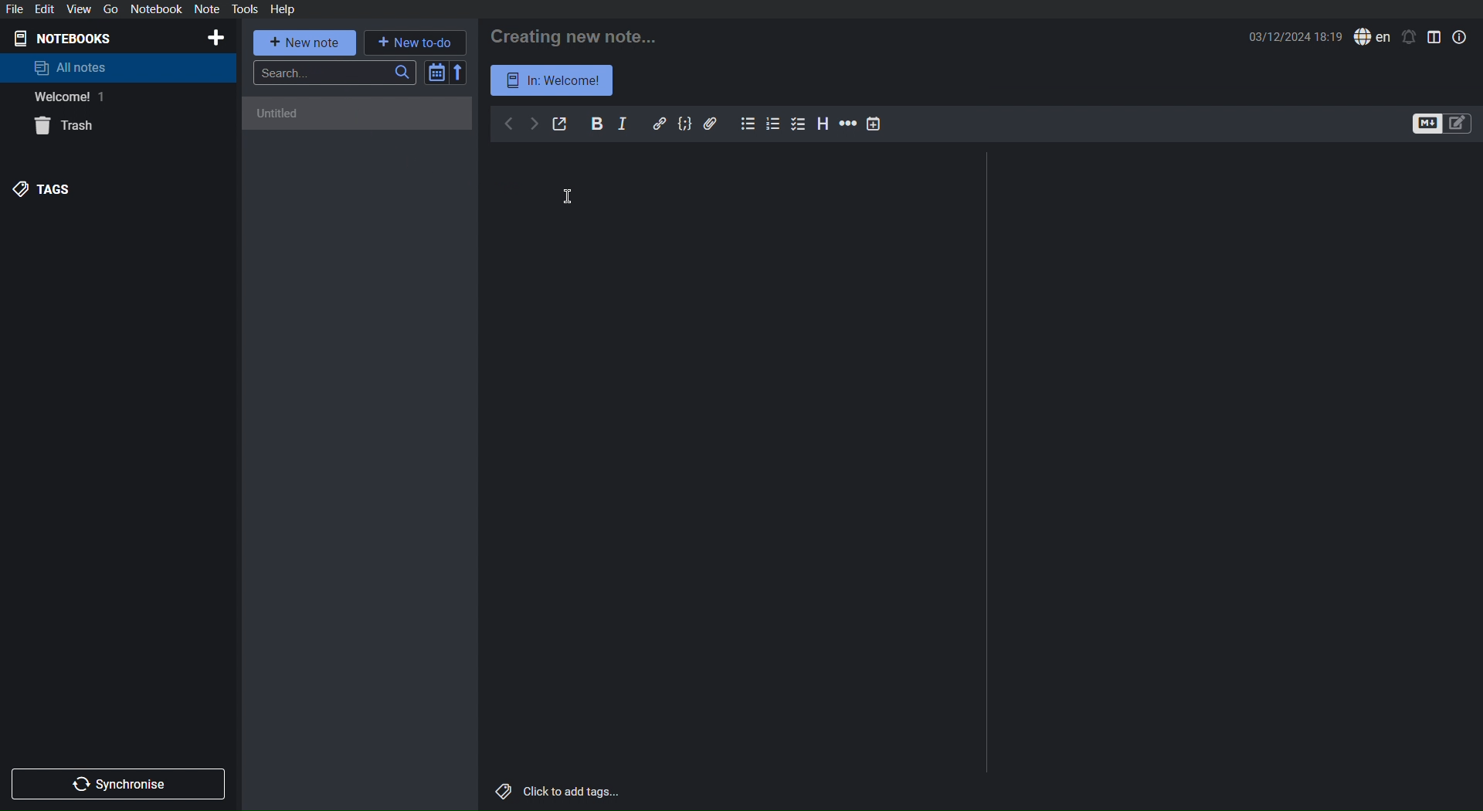 The height and width of the screenshot is (811, 1483). I want to click on Heading, so click(823, 124).